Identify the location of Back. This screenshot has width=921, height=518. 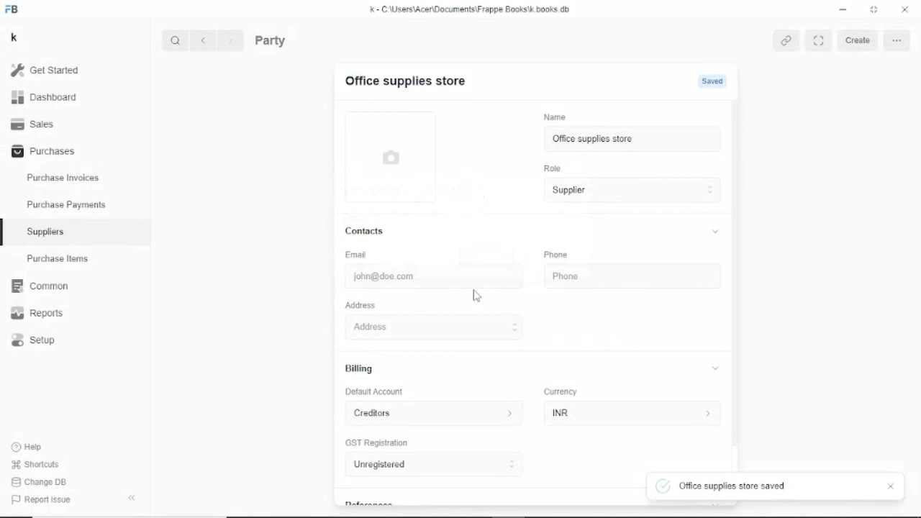
(206, 40).